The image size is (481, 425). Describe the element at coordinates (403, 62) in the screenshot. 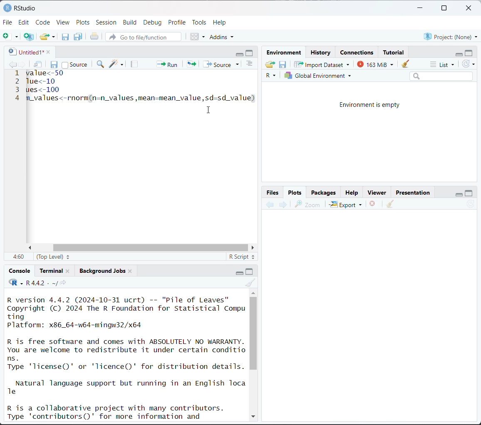

I see `clear objects from workspace` at that location.